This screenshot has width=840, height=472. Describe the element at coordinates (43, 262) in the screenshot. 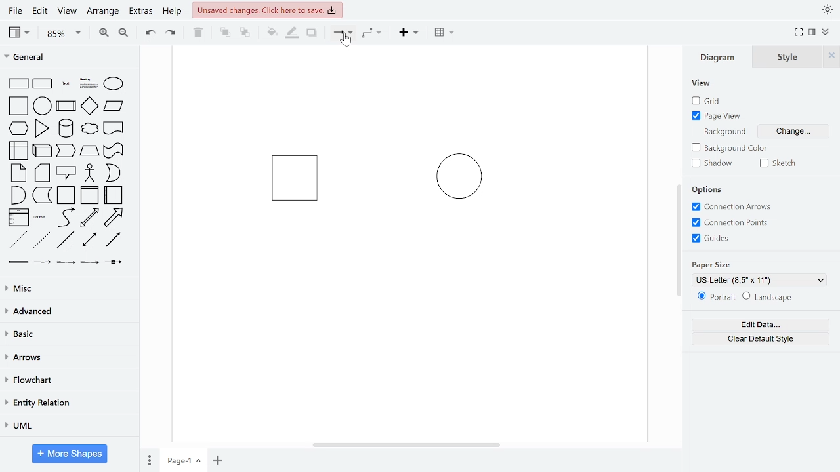

I see `connector with label` at that location.